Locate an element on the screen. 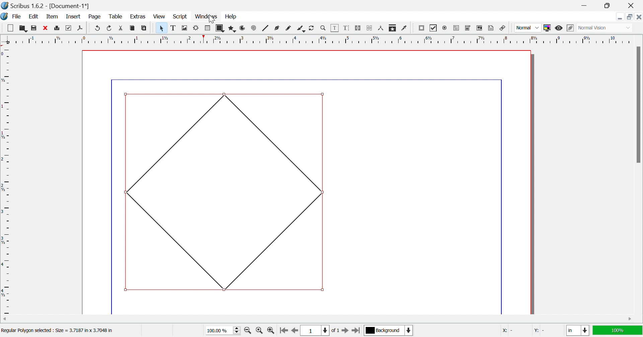  normal vision is located at coordinates (600, 28).